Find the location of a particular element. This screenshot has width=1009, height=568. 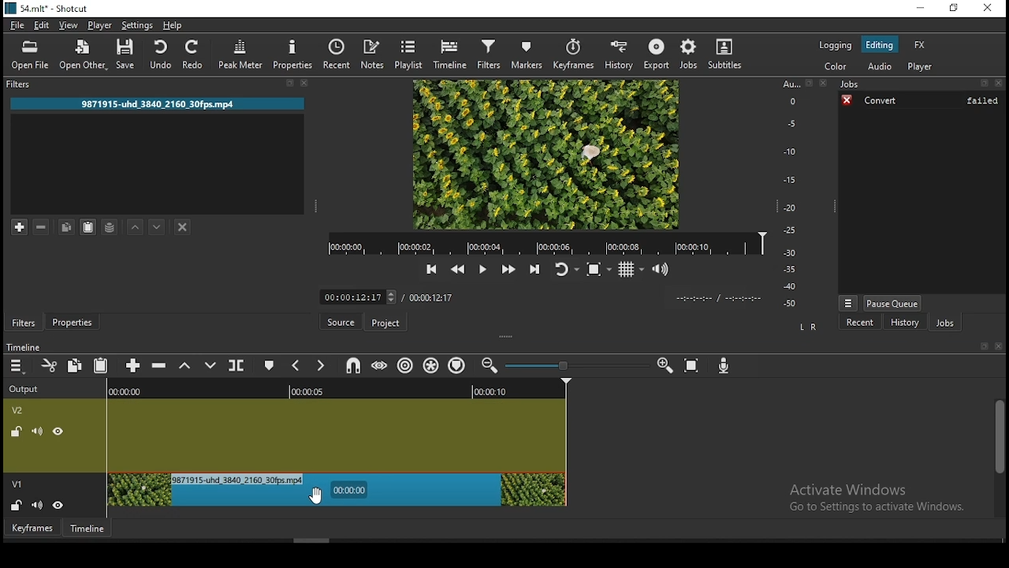

timeline menu is located at coordinates (17, 367).